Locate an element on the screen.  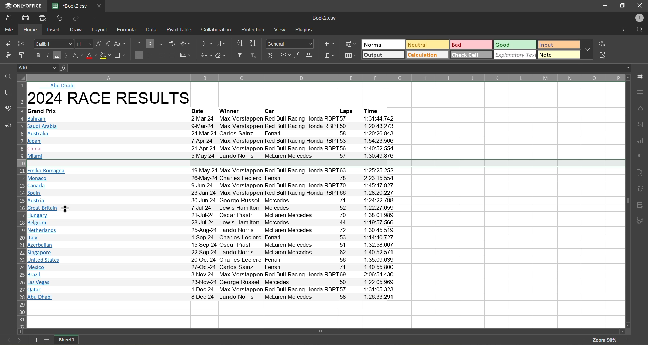
move left is located at coordinates (21, 331).